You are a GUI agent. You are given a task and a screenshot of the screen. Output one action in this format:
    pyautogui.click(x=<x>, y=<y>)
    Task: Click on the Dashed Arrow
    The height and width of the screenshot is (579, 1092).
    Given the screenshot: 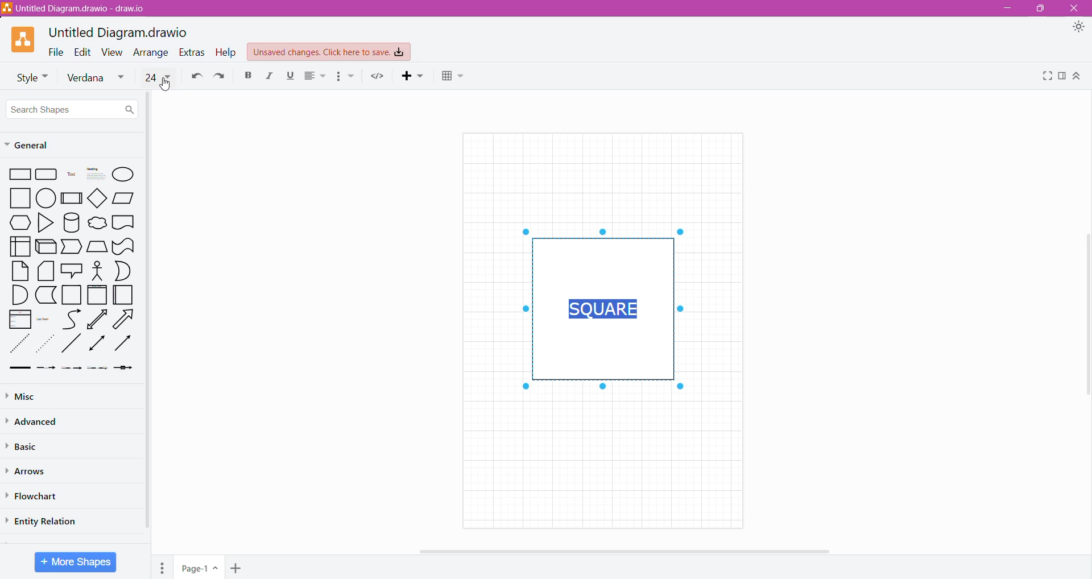 What is the action you would take?
    pyautogui.click(x=45, y=370)
    